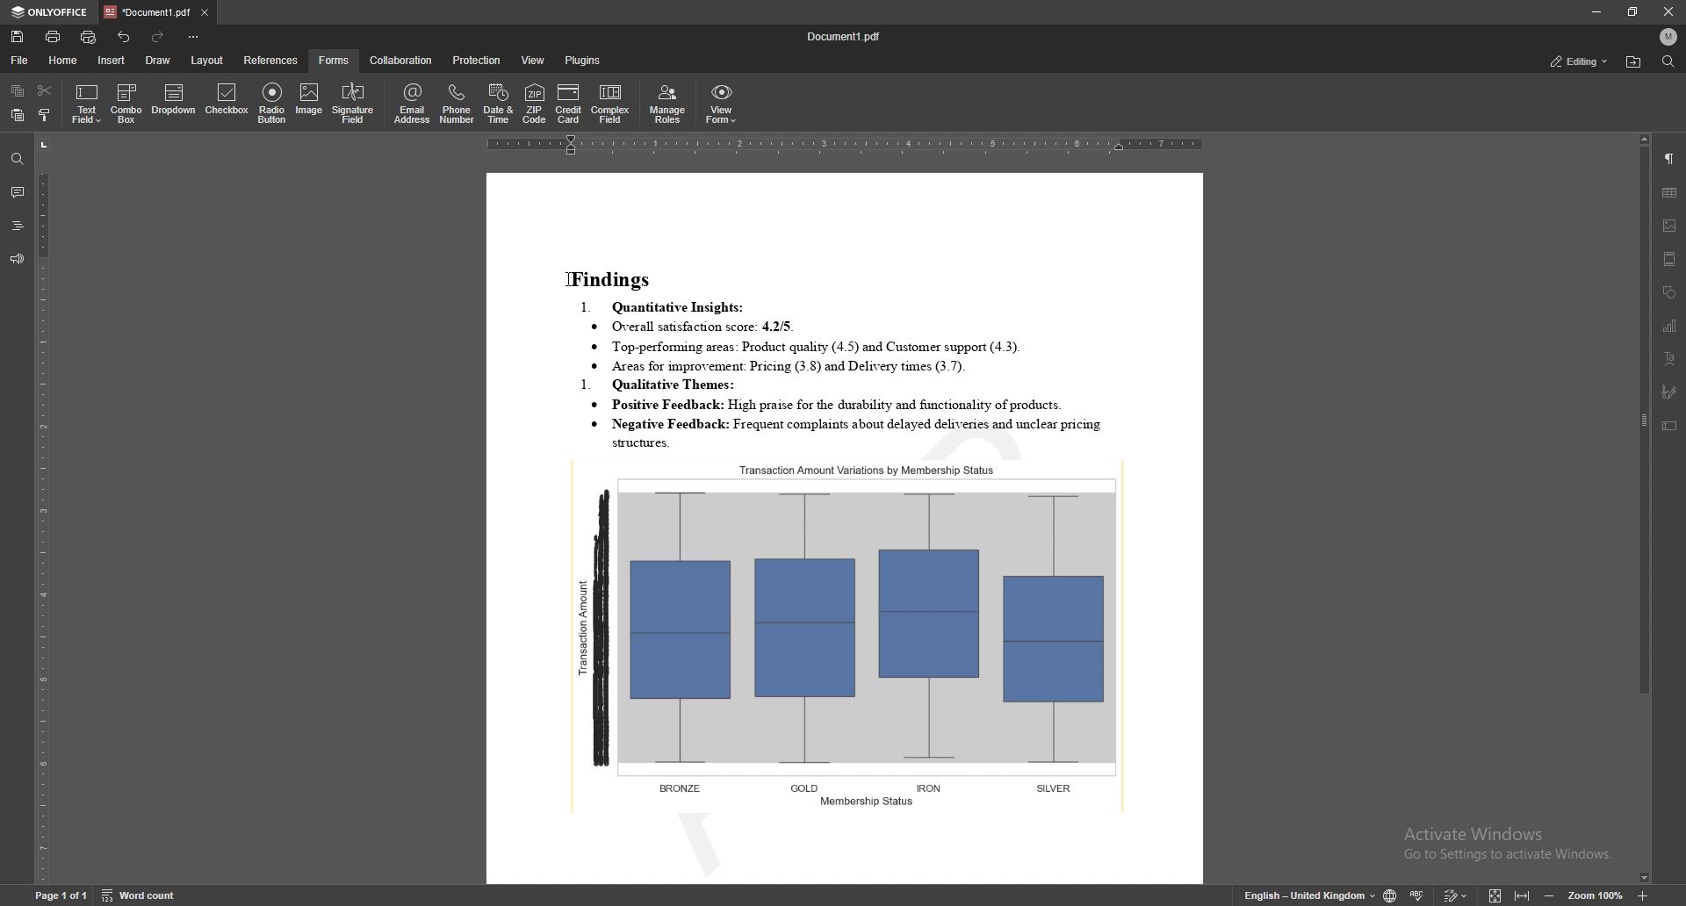 Image resolution: width=1686 pixels, height=906 pixels. Describe the element at coordinates (335, 61) in the screenshot. I see `forms` at that location.